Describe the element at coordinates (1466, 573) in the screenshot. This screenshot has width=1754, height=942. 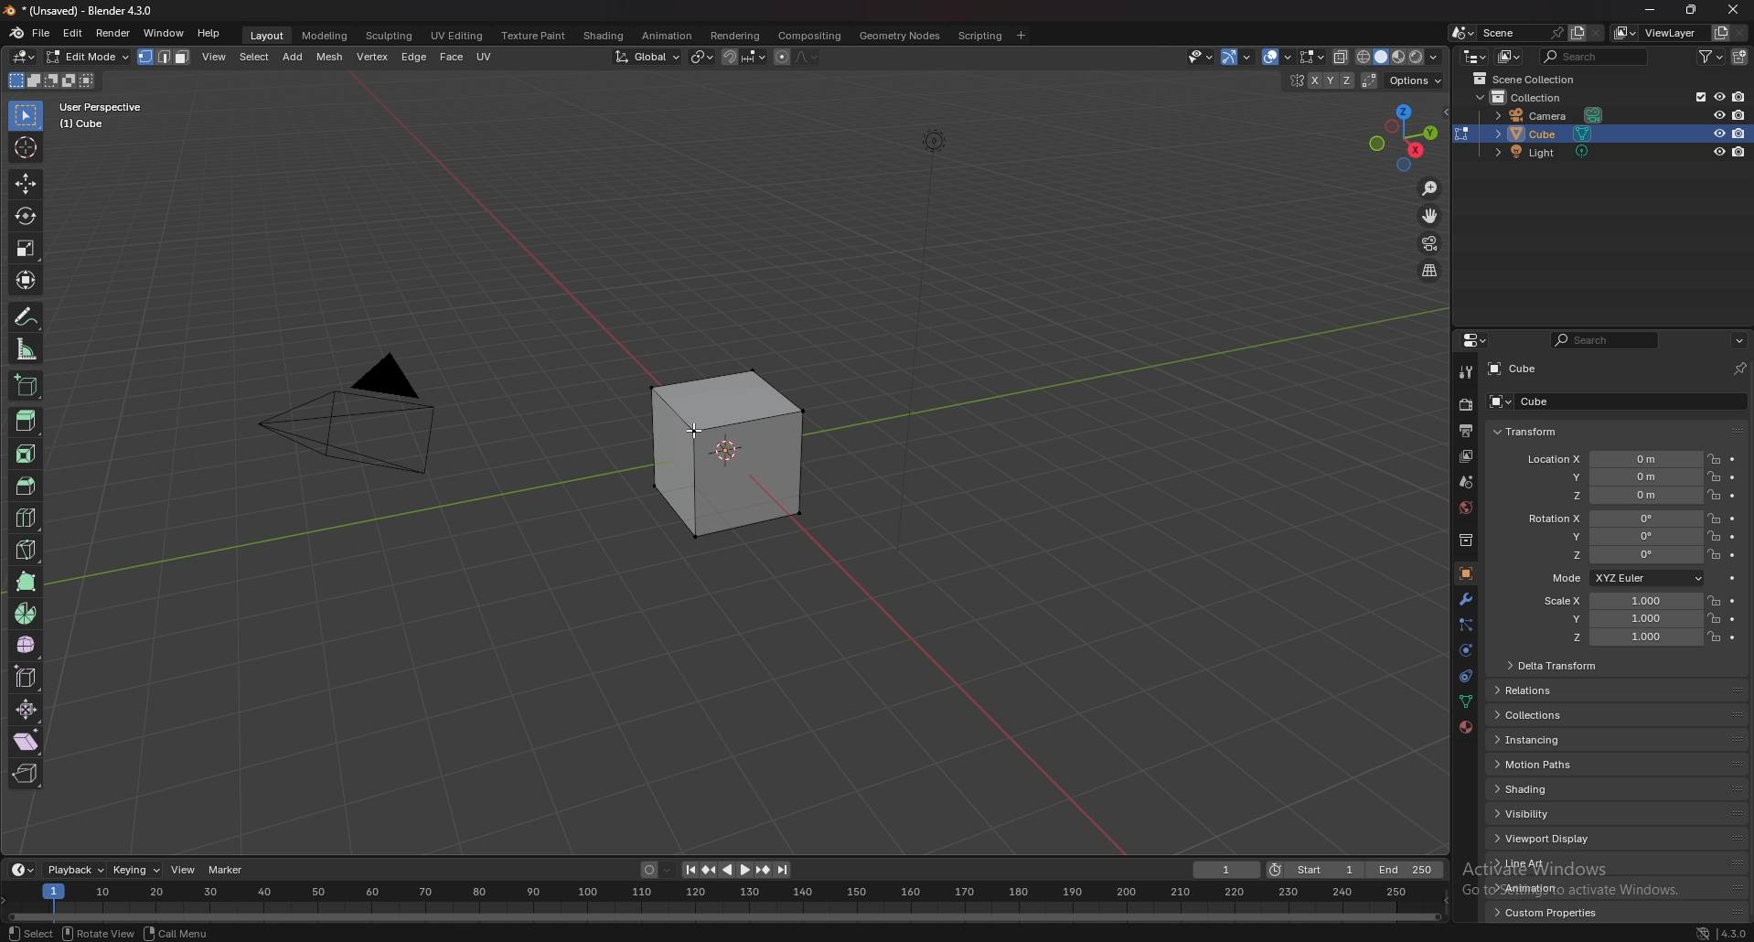
I see `object` at that location.